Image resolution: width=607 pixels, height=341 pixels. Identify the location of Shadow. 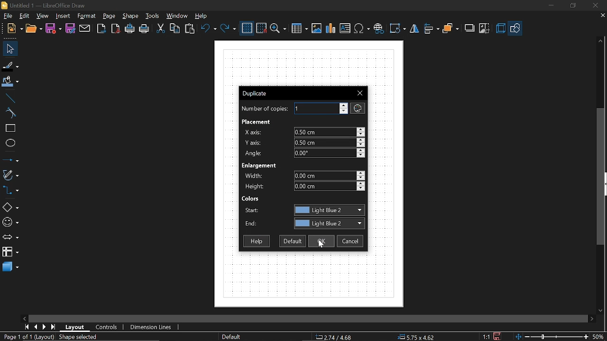
(470, 28).